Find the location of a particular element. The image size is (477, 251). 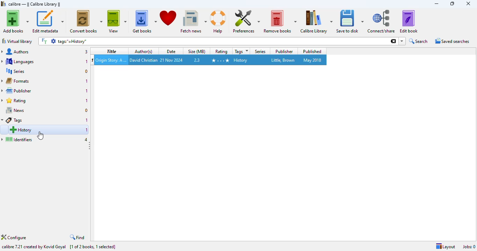

minimize is located at coordinates (436, 3).